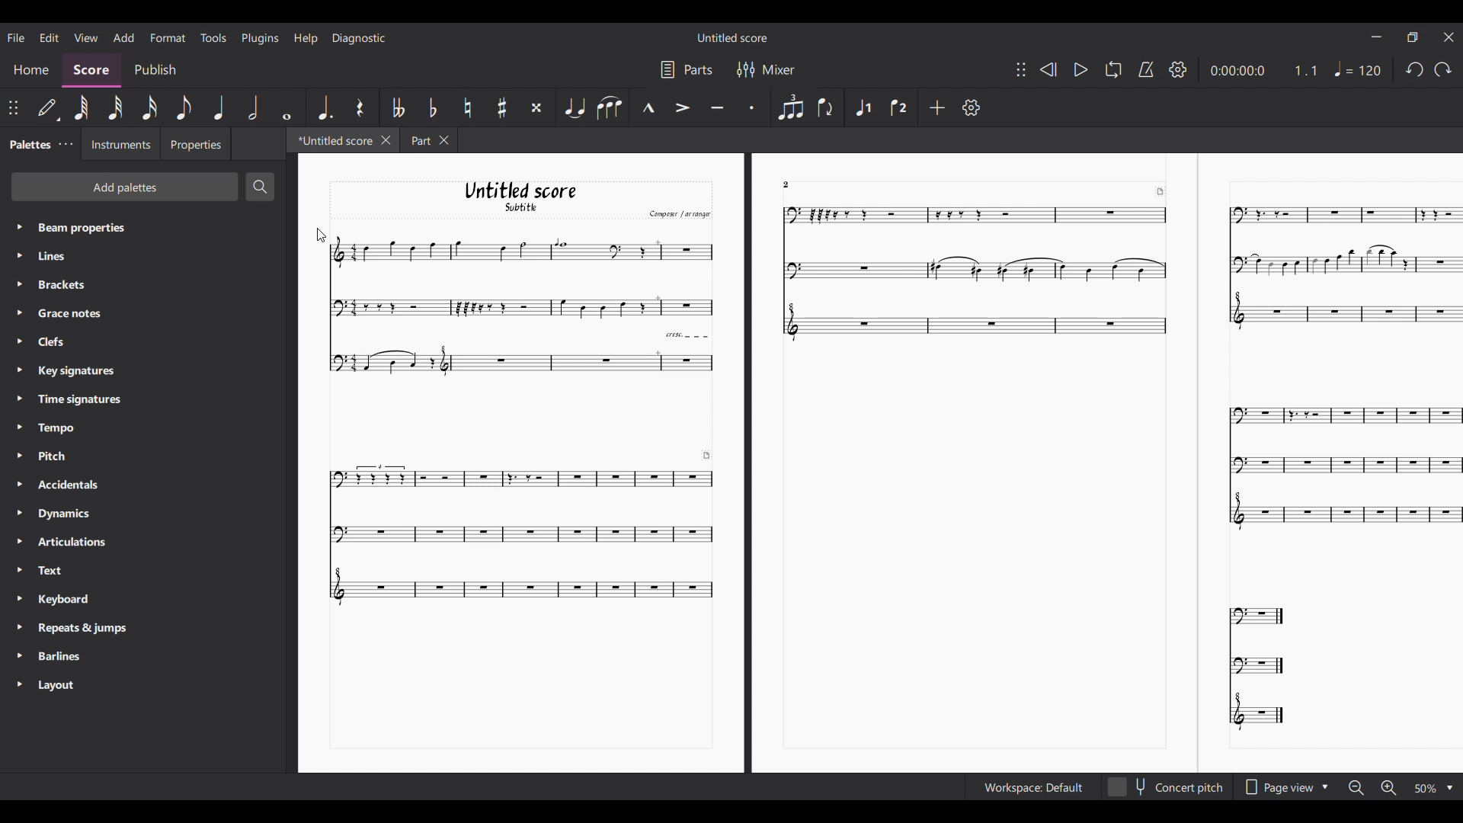 The image size is (1463, 823). What do you see at coordinates (92, 72) in the screenshot?
I see `Score ` at bounding box center [92, 72].